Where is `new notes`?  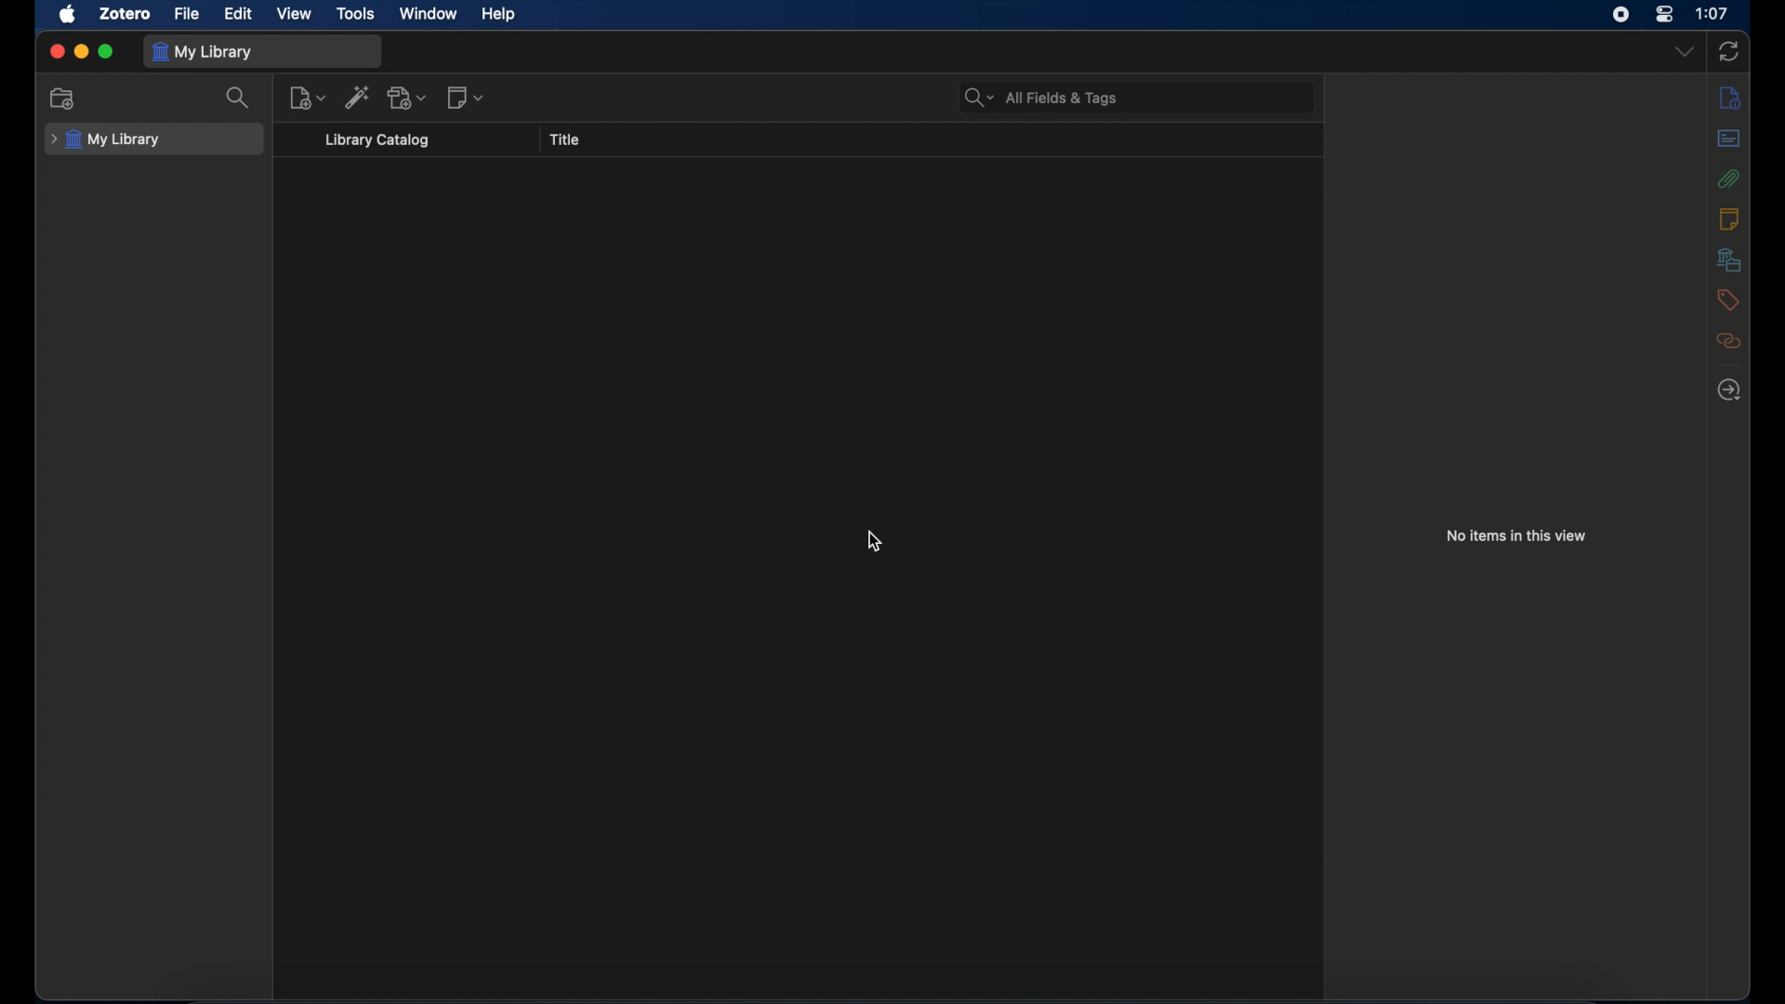
new notes is located at coordinates (465, 98).